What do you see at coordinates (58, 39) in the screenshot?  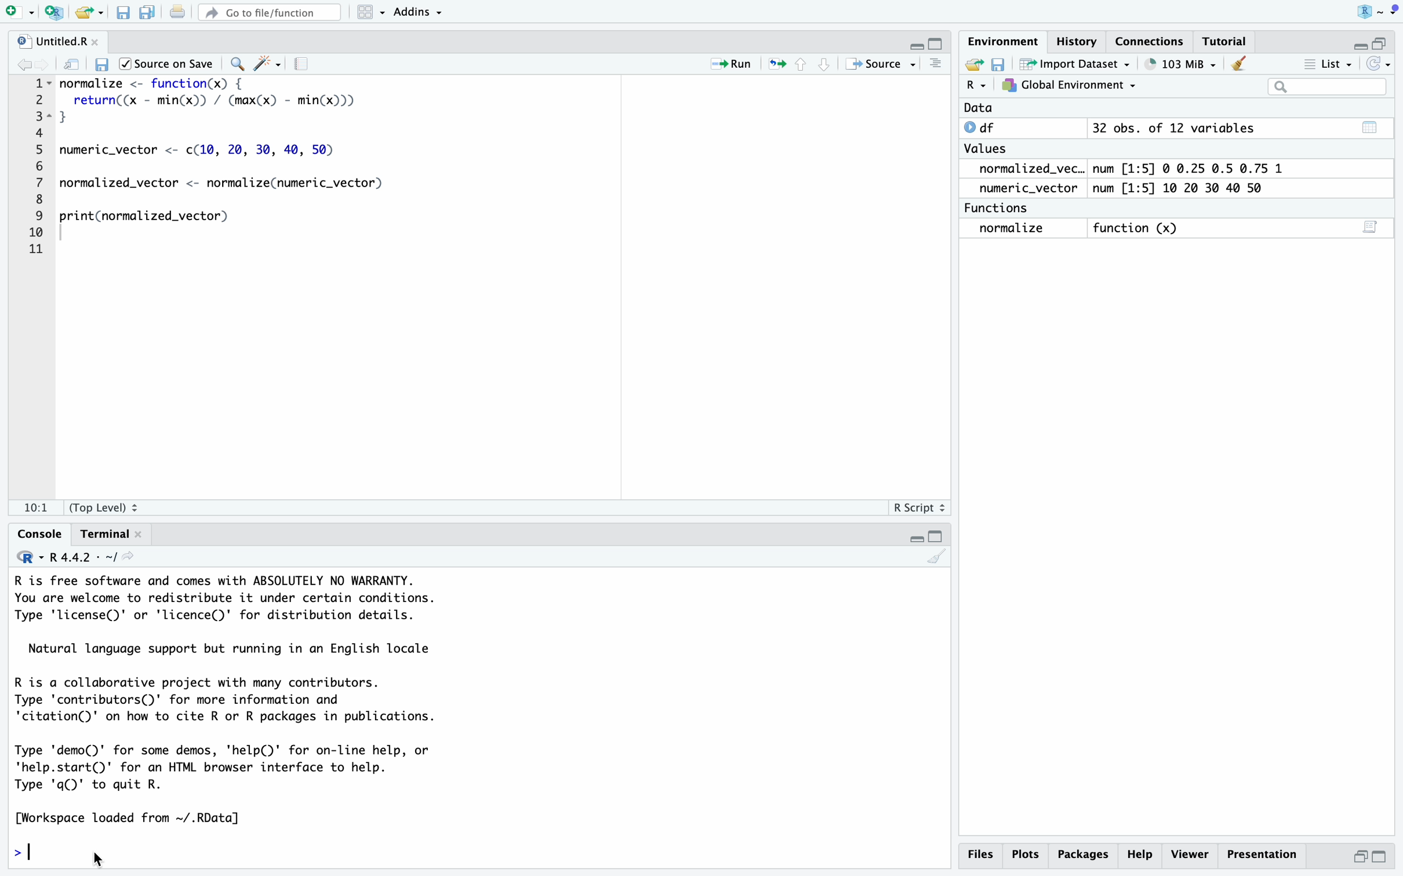 I see `Untitled.R` at bounding box center [58, 39].